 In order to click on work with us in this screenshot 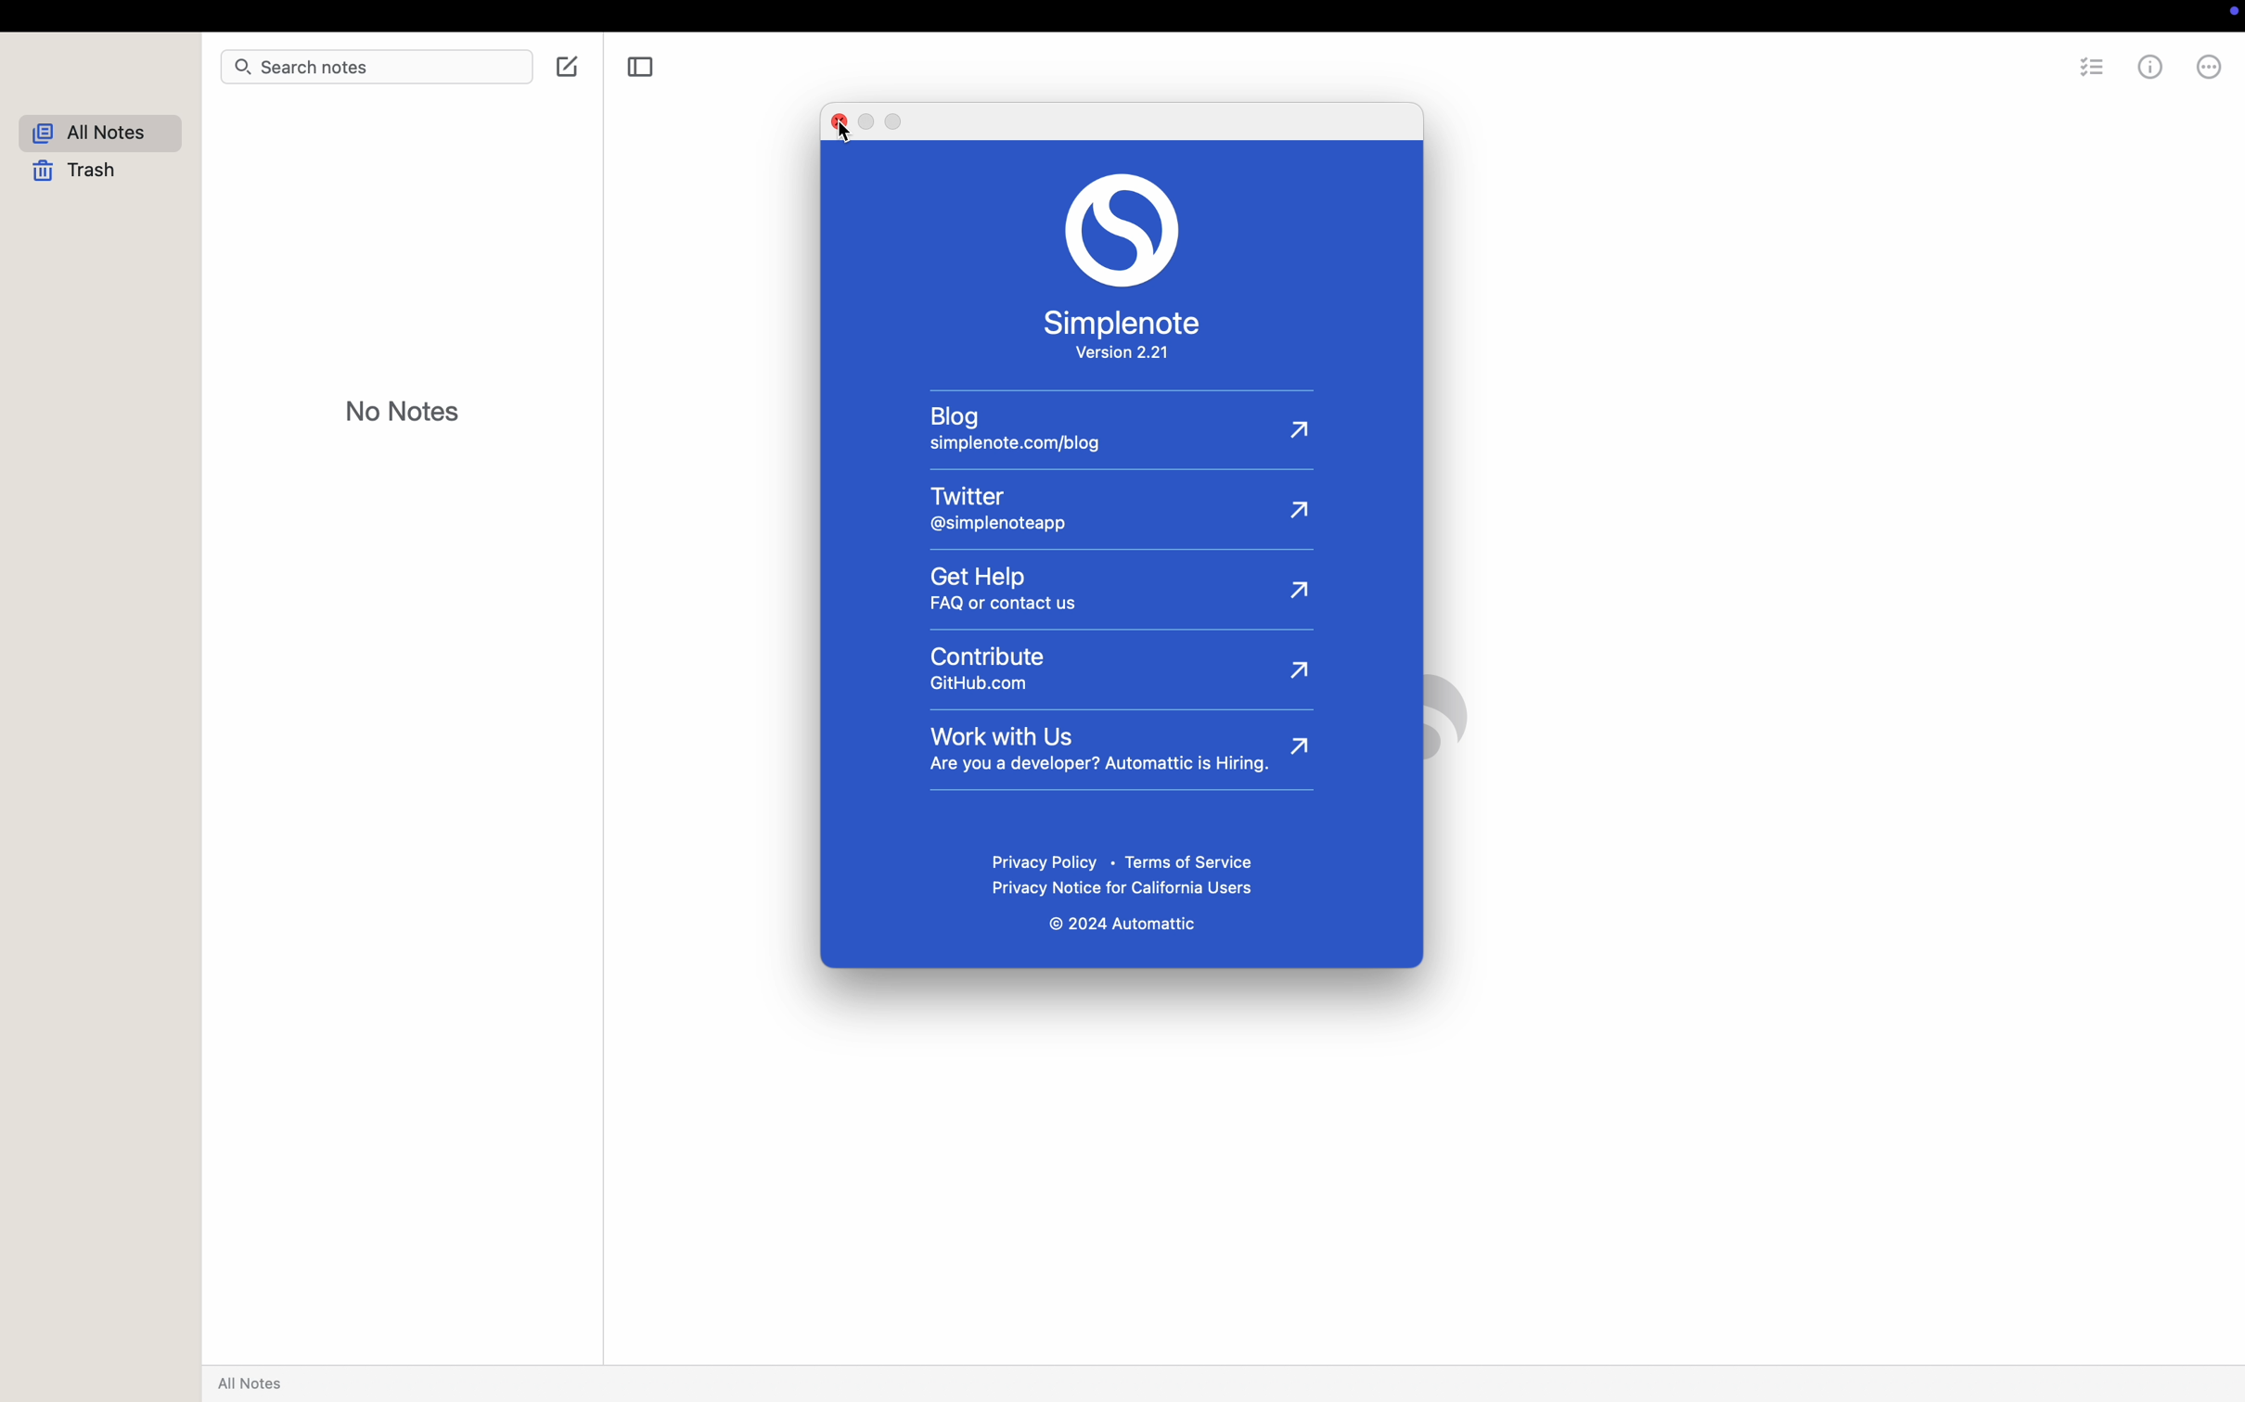, I will do `click(1120, 752)`.